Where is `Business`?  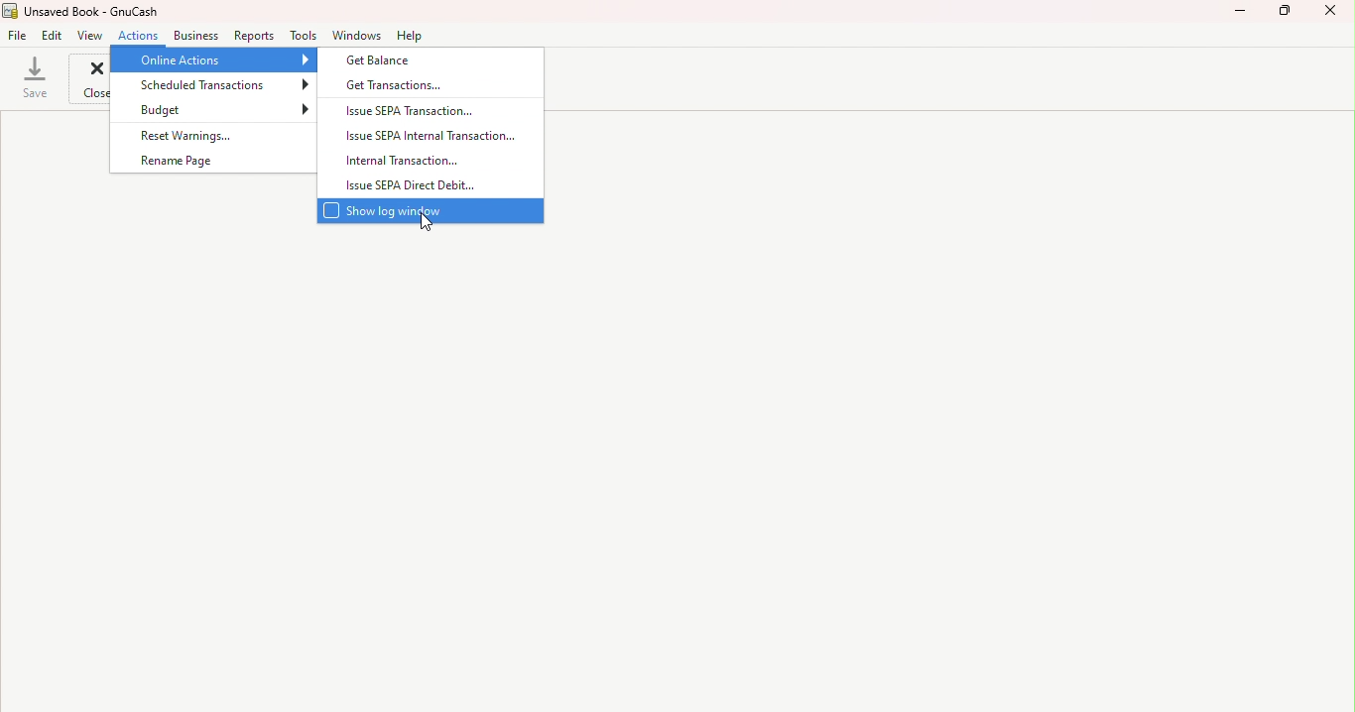
Business is located at coordinates (196, 35).